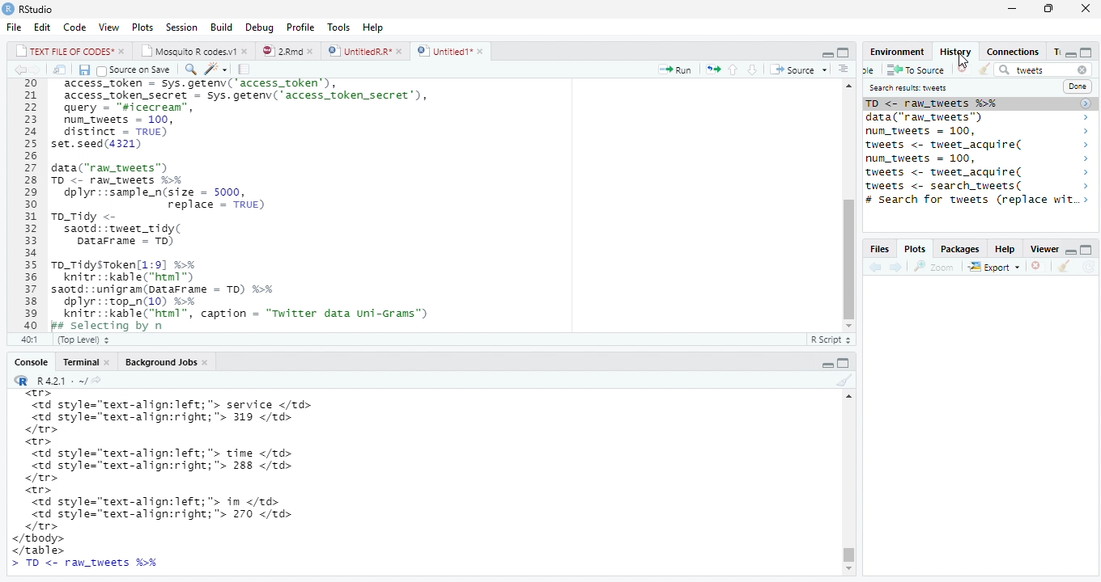 The height and width of the screenshot is (582, 1101). What do you see at coordinates (1065, 267) in the screenshot?
I see `clear console` at bounding box center [1065, 267].